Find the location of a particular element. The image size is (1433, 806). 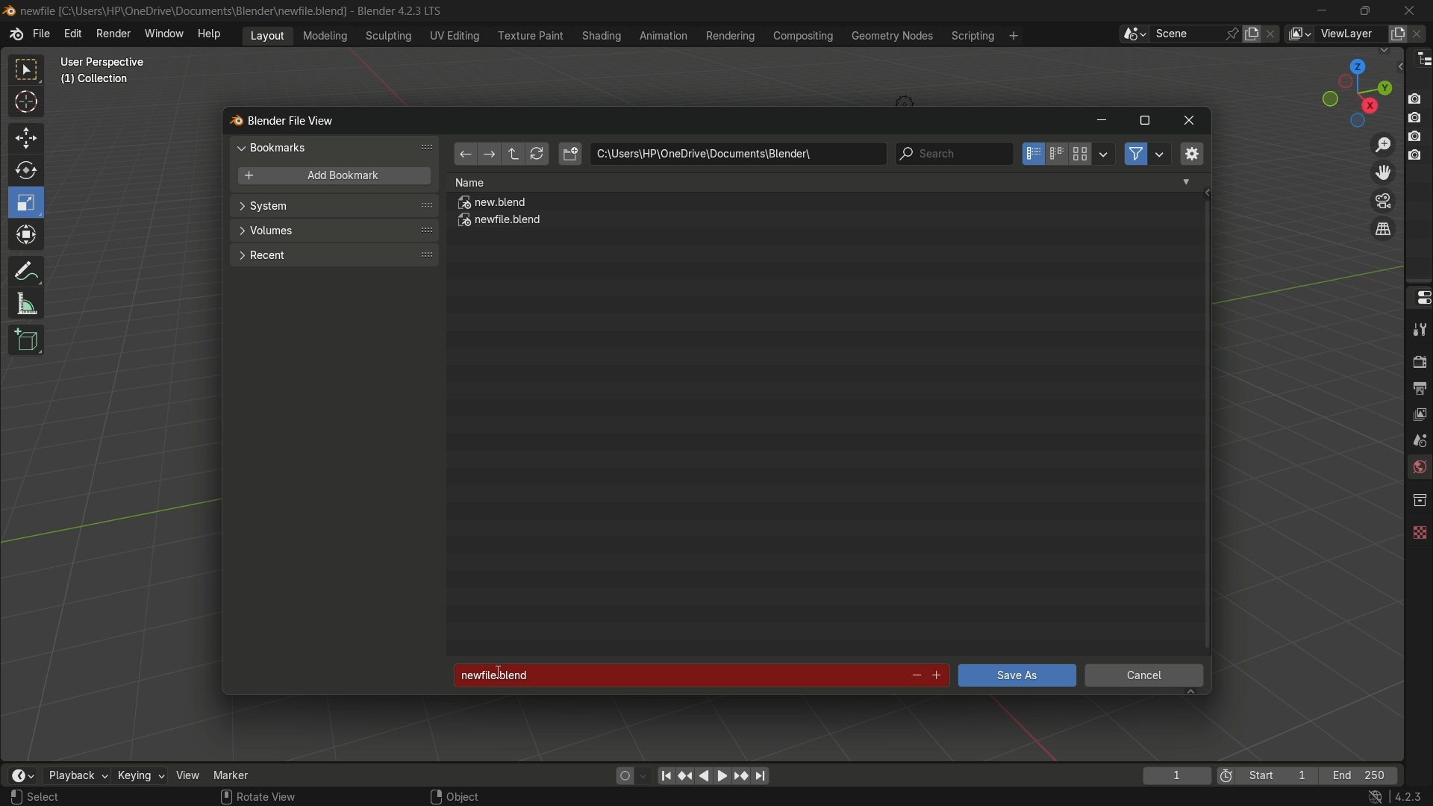

new.blend file is located at coordinates (493, 204).